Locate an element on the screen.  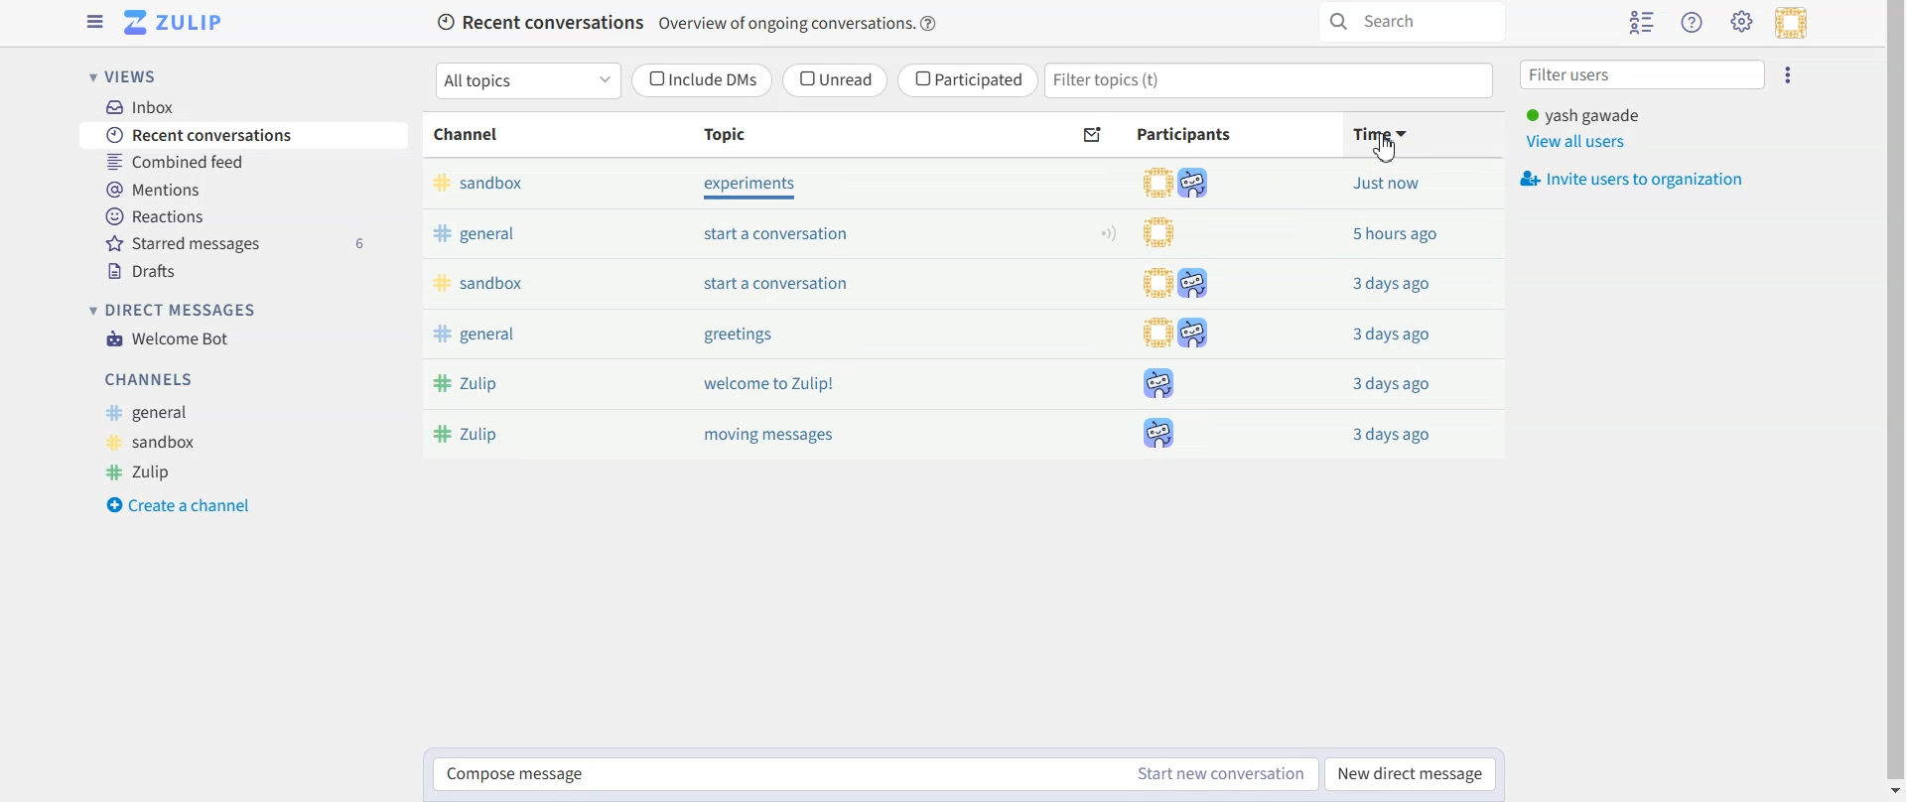
Invite users to organization is located at coordinates (1633, 179).